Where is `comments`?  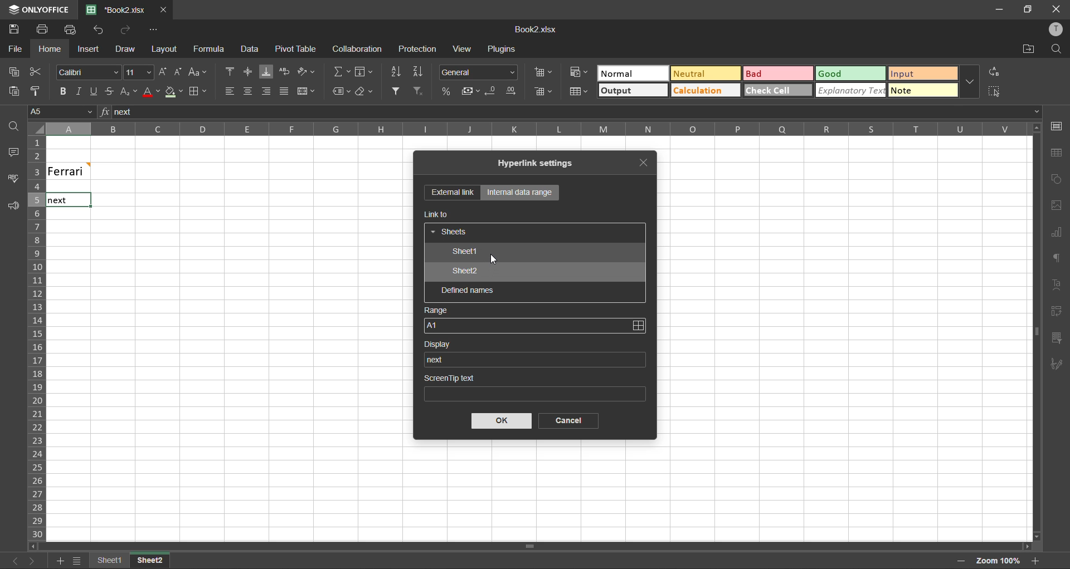
comments is located at coordinates (11, 152).